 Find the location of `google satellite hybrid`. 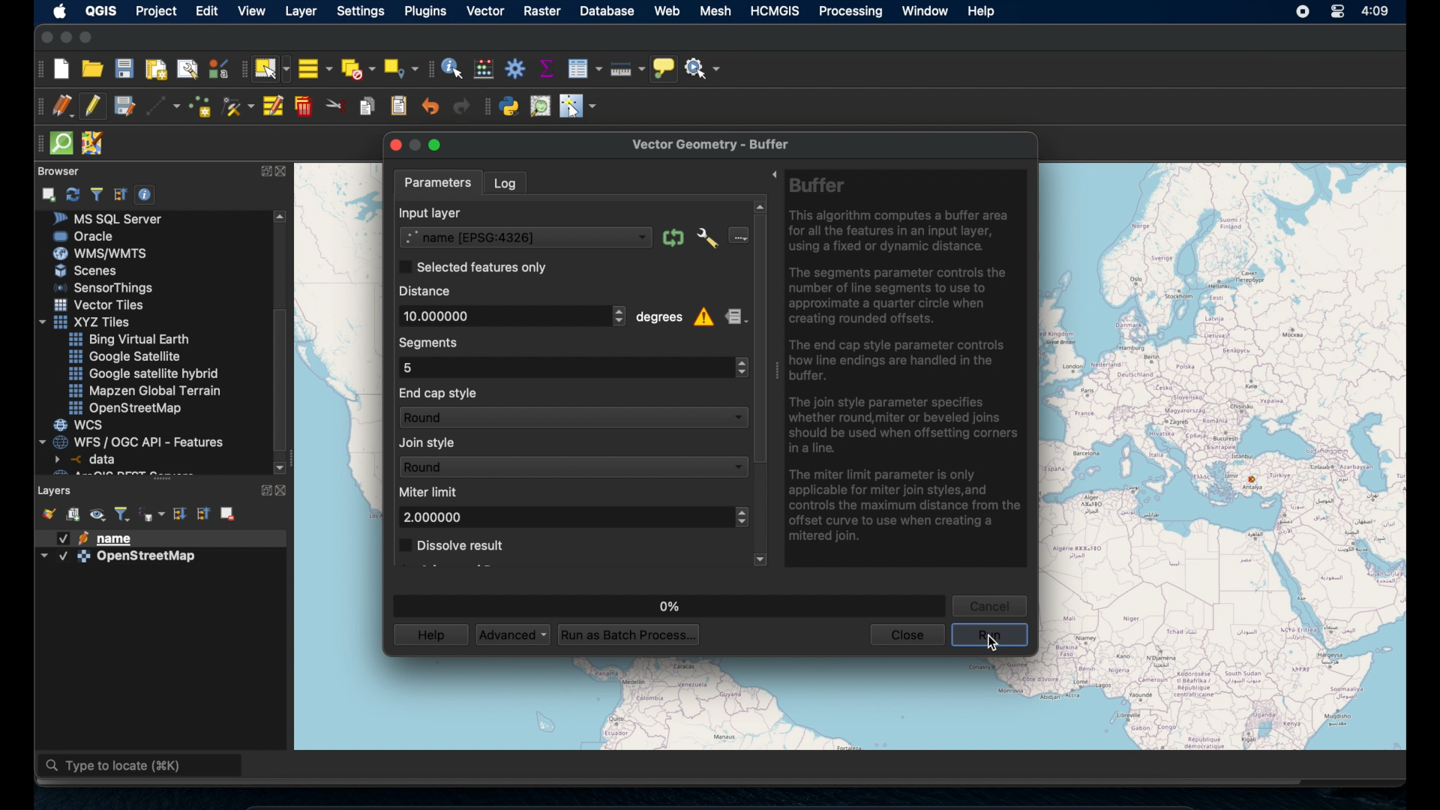

google satellite hybrid is located at coordinates (143, 375).